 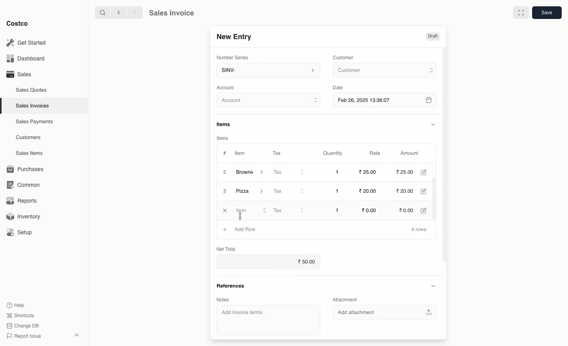 I want to click on Rate, so click(x=376, y=153).